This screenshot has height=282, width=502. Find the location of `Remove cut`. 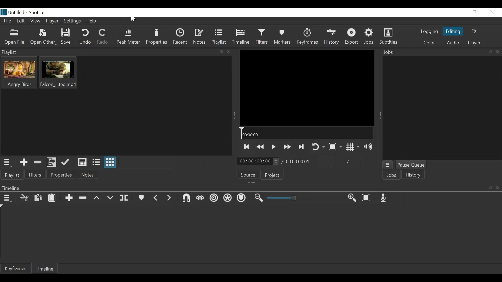

Remove cut is located at coordinates (37, 162).